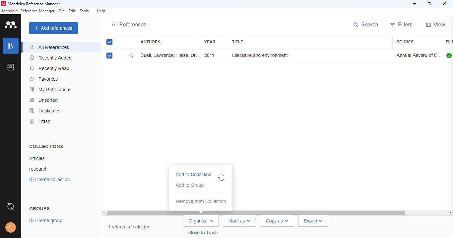  Describe the element at coordinates (28, 11) in the screenshot. I see `mendeley reference manager` at that location.